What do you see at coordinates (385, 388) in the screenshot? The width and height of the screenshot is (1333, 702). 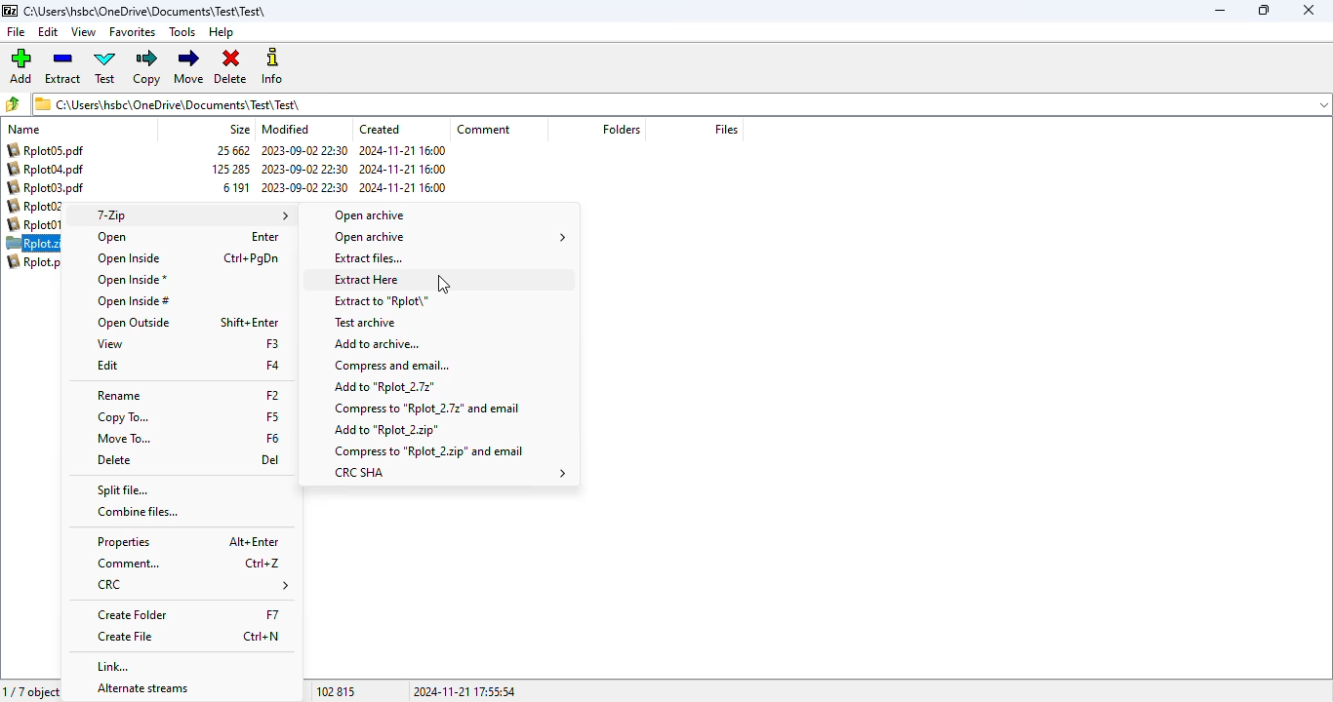 I see `add to "Rplot_2.7z"` at bounding box center [385, 388].